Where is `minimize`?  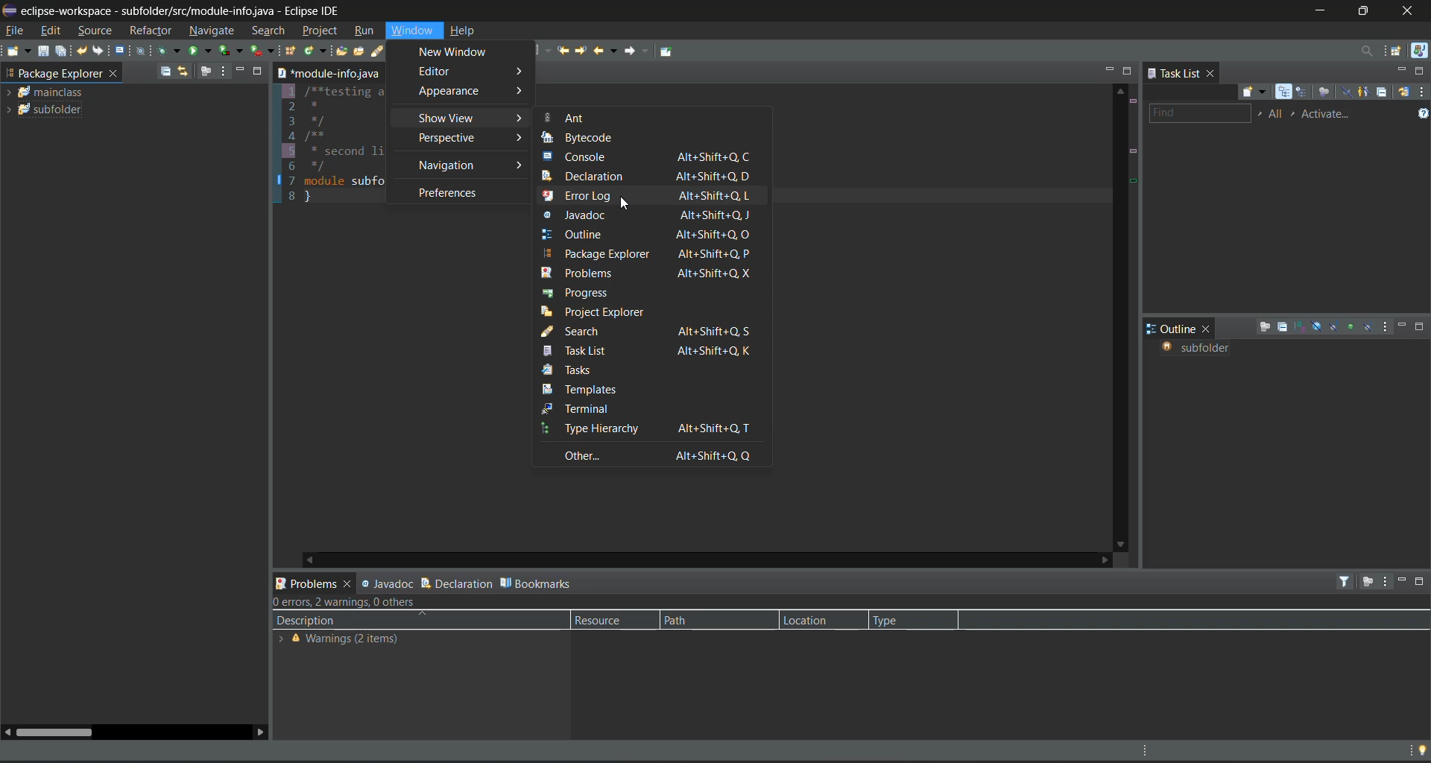 minimize is located at coordinates (1109, 70).